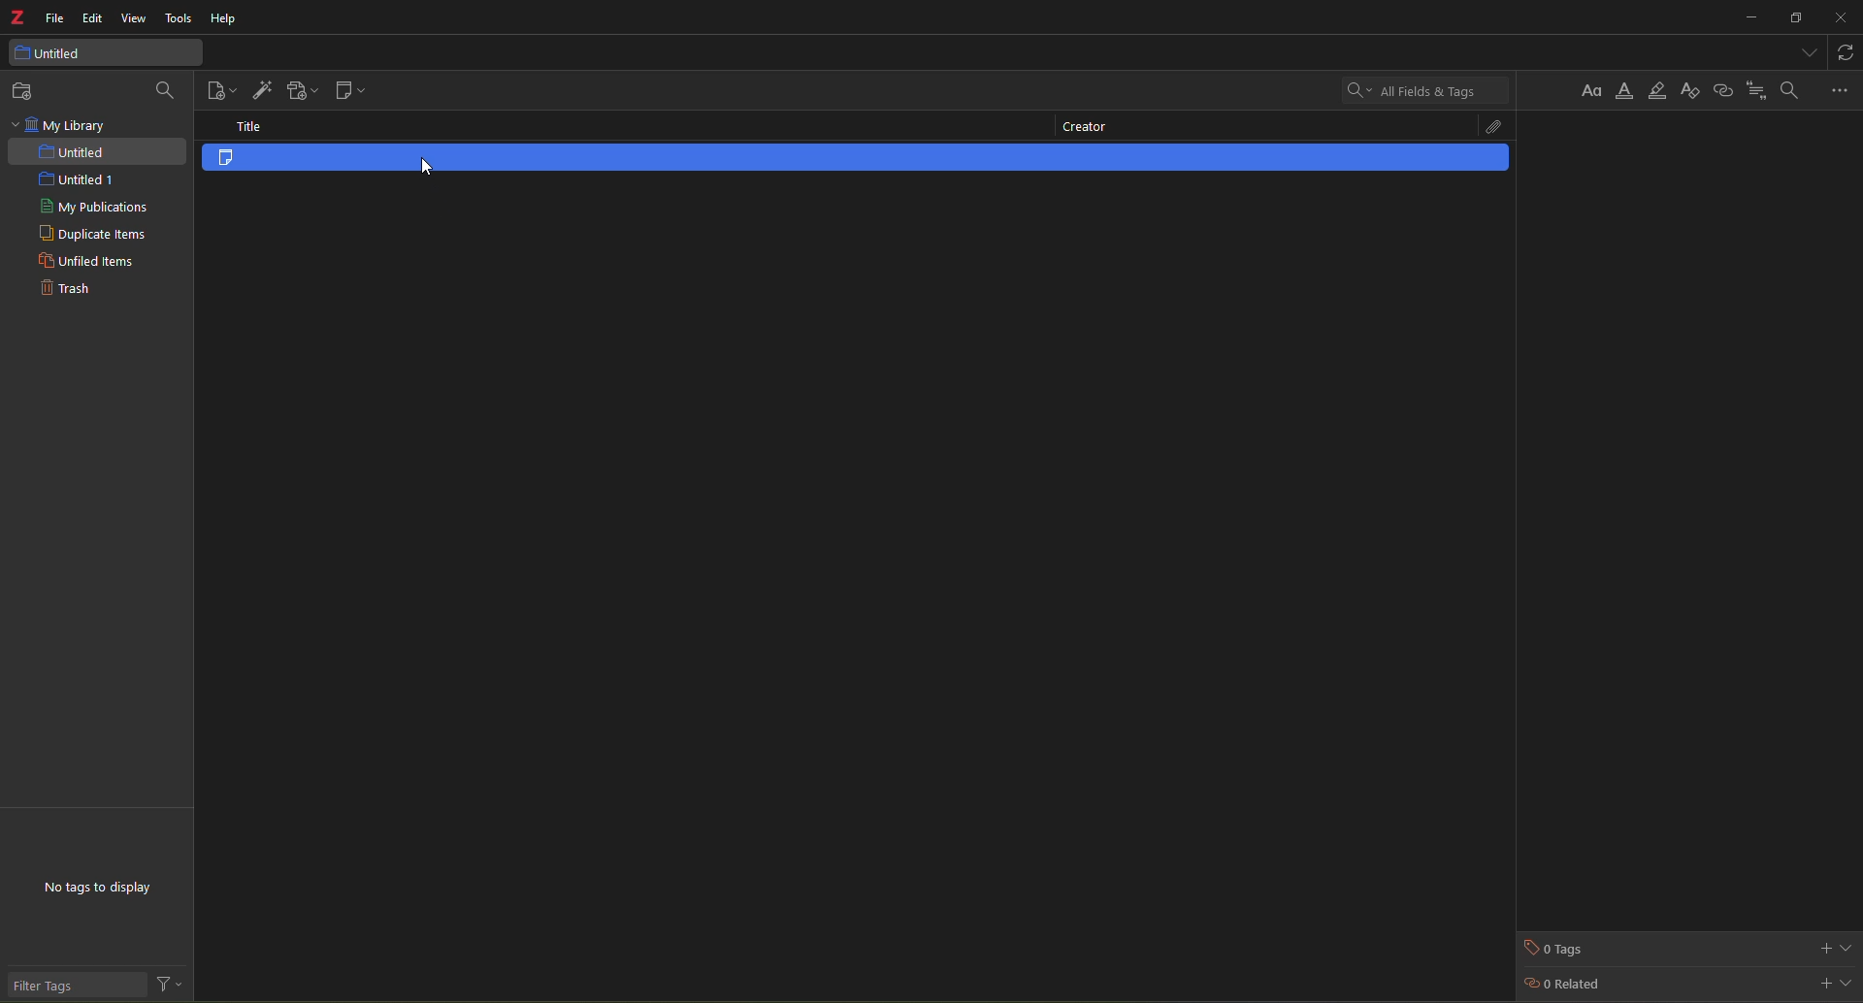 The height and width of the screenshot is (1003, 1863). What do you see at coordinates (96, 237) in the screenshot?
I see `duplicate items` at bounding box center [96, 237].